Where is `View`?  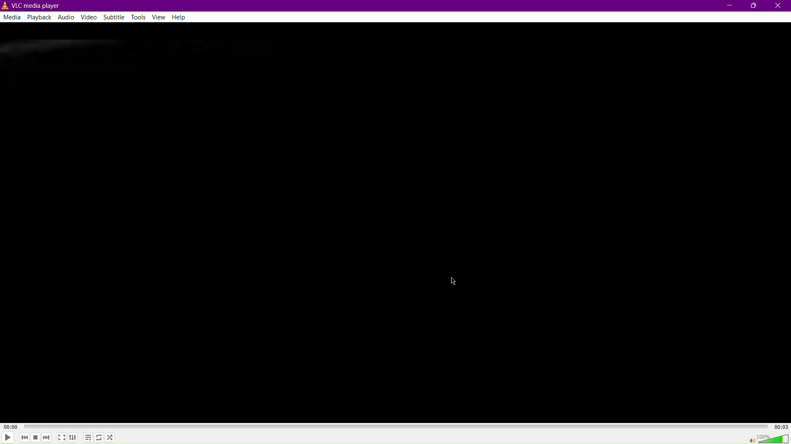 View is located at coordinates (160, 18).